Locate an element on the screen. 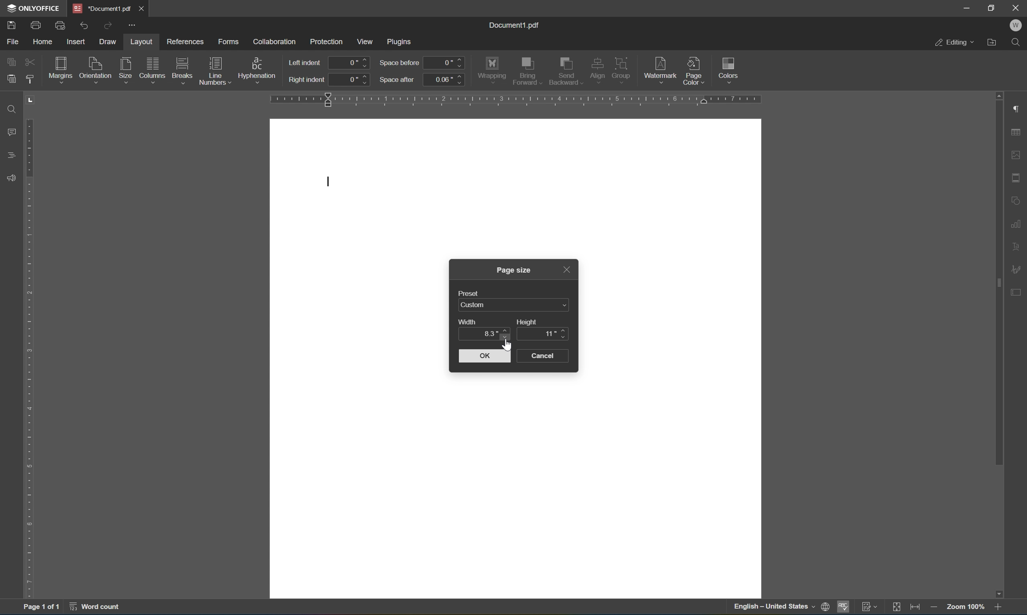 The image size is (1027, 615). ruler is located at coordinates (517, 100).